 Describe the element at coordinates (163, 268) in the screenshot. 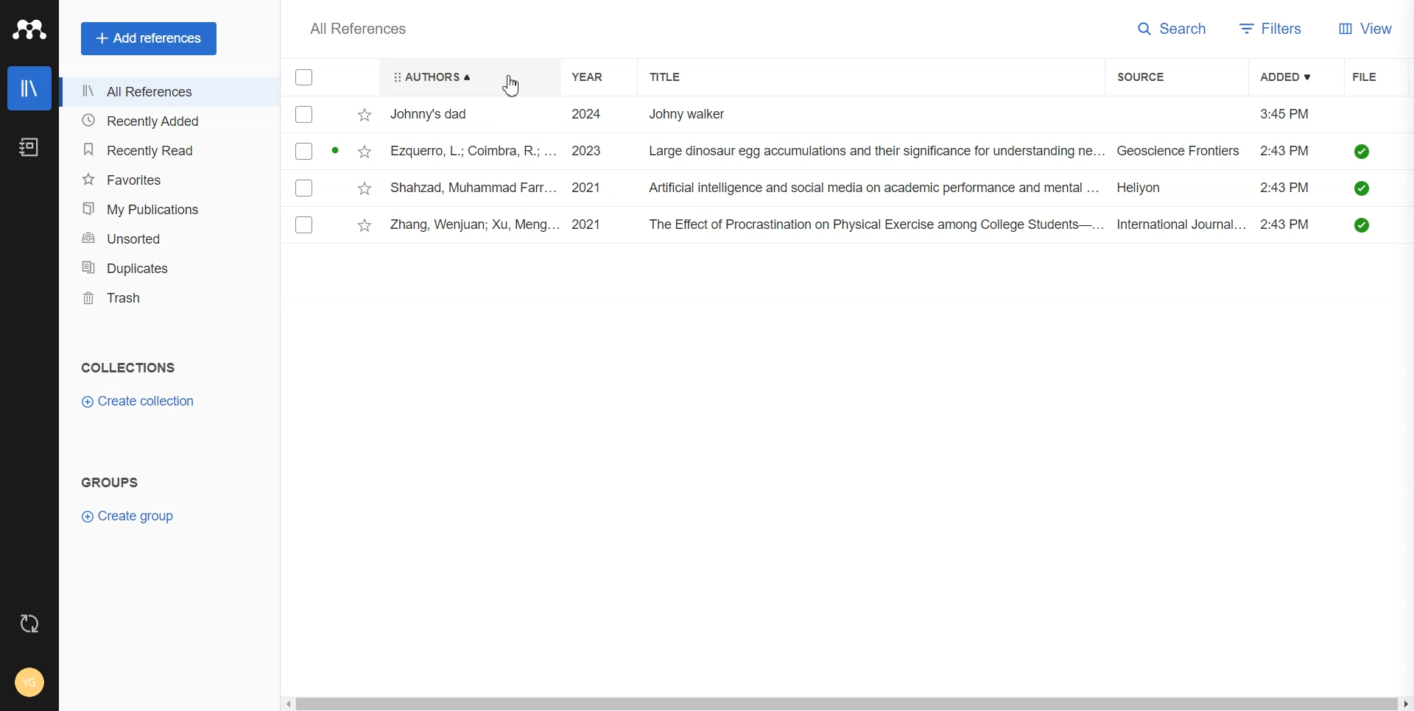

I see `Duplicates` at that location.